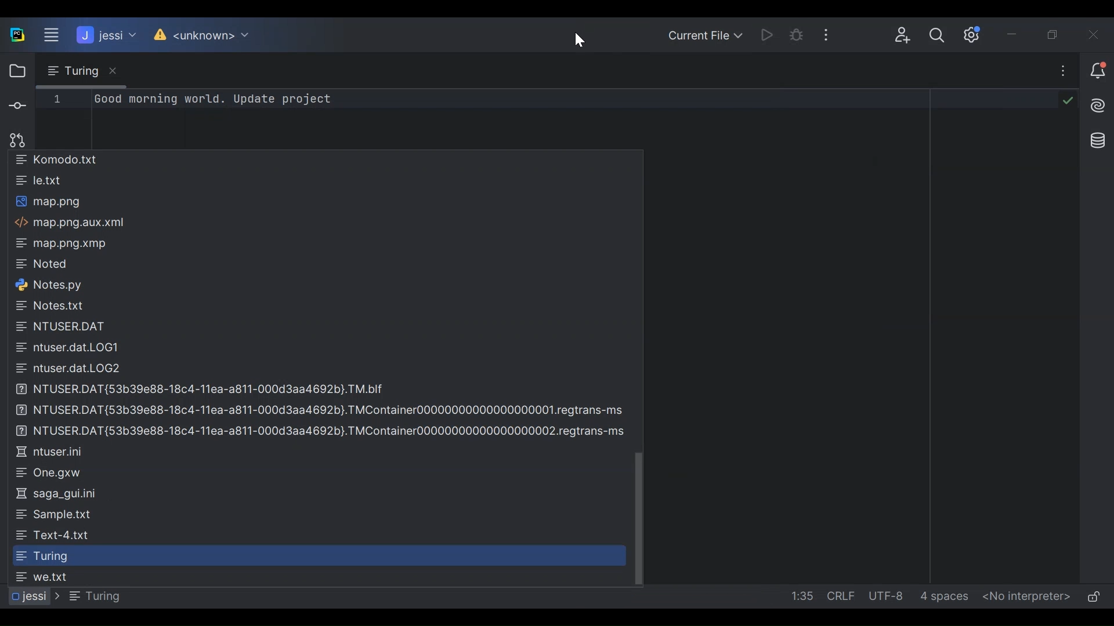 The width and height of the screenshot is (1114, 626). I want to click on CRLF, so click(840, 596).